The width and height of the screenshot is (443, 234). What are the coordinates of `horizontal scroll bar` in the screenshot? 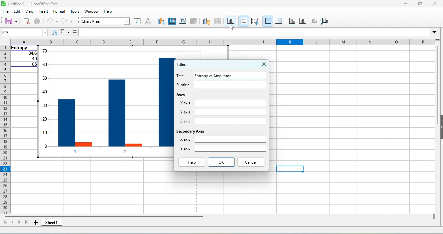 It's located at (105, 216).